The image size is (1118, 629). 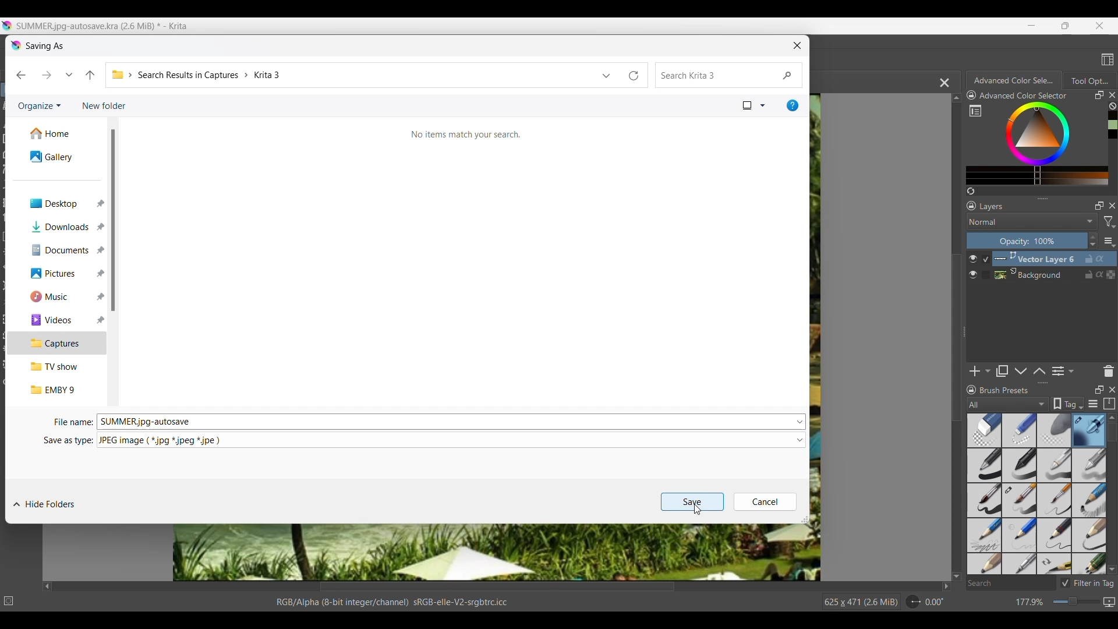 I want to click on List current folders, so click(x=606, y=75).